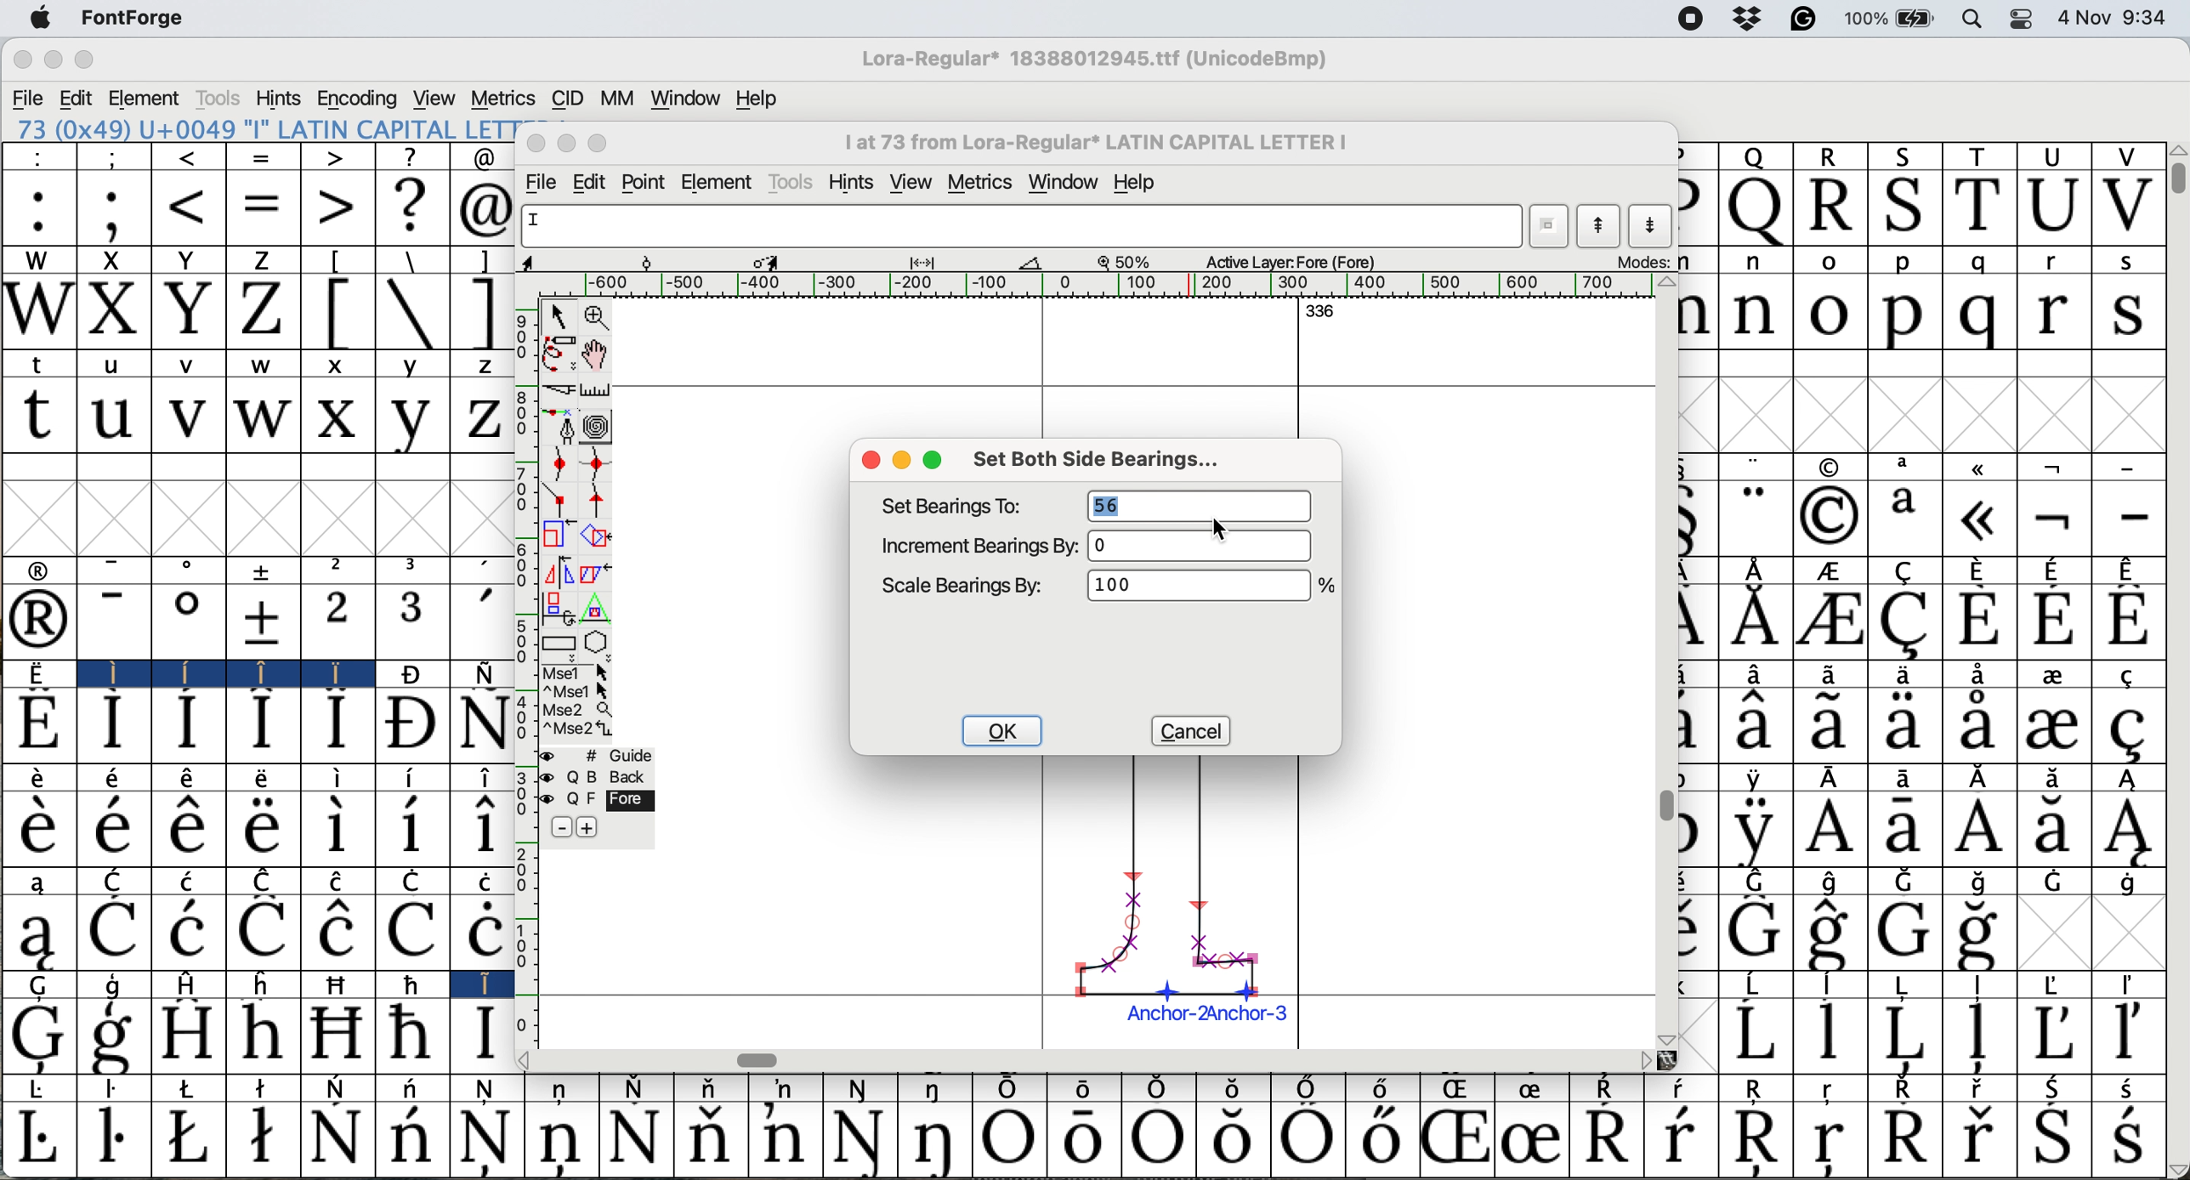  Describe the element at coordinates (1671, 1059) in the screenshot. I see `` at that location.